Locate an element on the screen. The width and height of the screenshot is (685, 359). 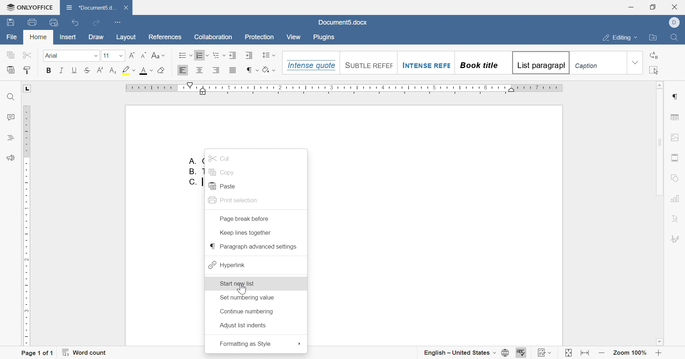
Book title is located at coordinates (478, 65).